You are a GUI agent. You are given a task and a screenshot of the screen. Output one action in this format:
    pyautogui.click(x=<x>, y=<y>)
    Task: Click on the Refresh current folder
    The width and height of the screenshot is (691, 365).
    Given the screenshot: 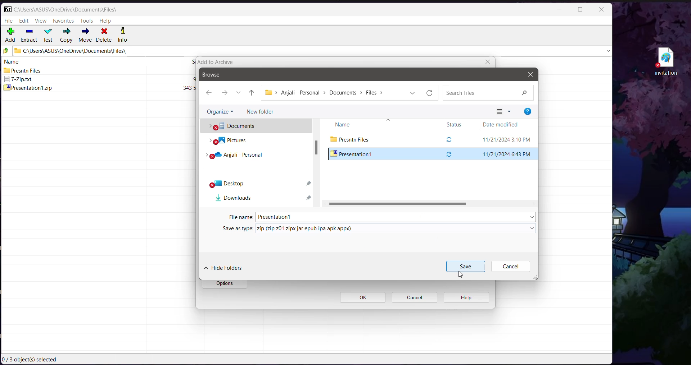 What is the action you would take?
    pyautogui.click(x=429, y=93)
    